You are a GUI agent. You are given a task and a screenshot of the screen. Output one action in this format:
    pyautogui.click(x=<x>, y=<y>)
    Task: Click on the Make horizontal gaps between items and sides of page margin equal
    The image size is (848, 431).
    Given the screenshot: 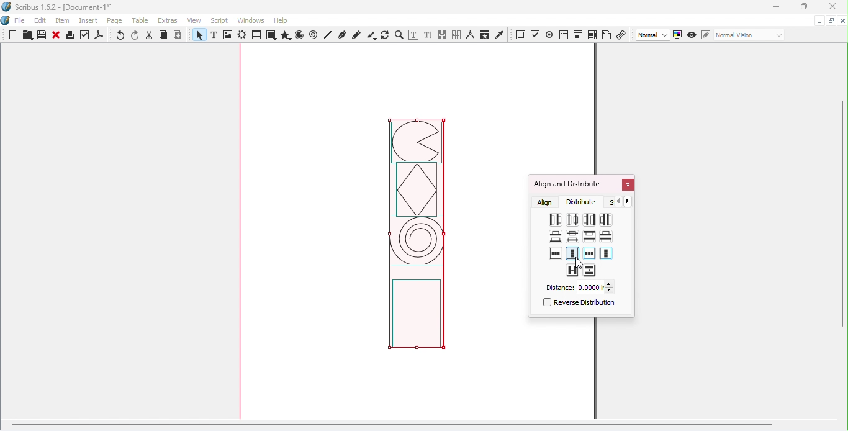 What is the action you would take?
    pyautogui.click(x=589, y=255)
    